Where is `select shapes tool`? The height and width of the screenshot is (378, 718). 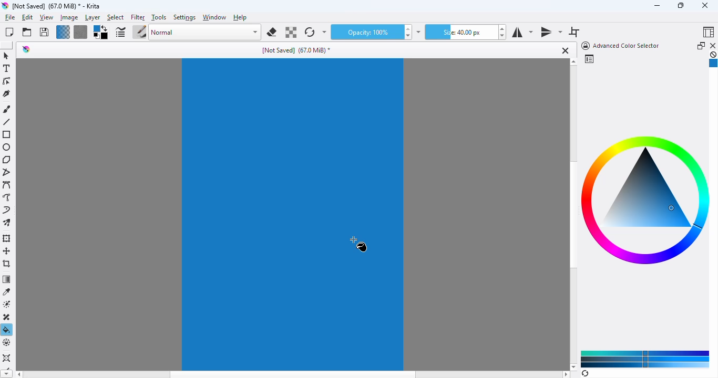
select shapes tool is located at coordinates (6, 56).